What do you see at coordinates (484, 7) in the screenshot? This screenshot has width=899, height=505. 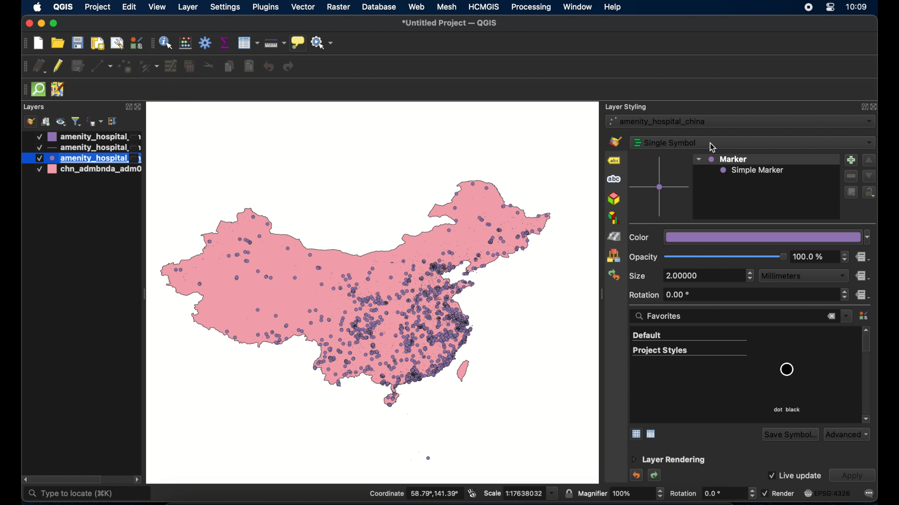 I see `HCMGIS` at bounding box center [484, 7].